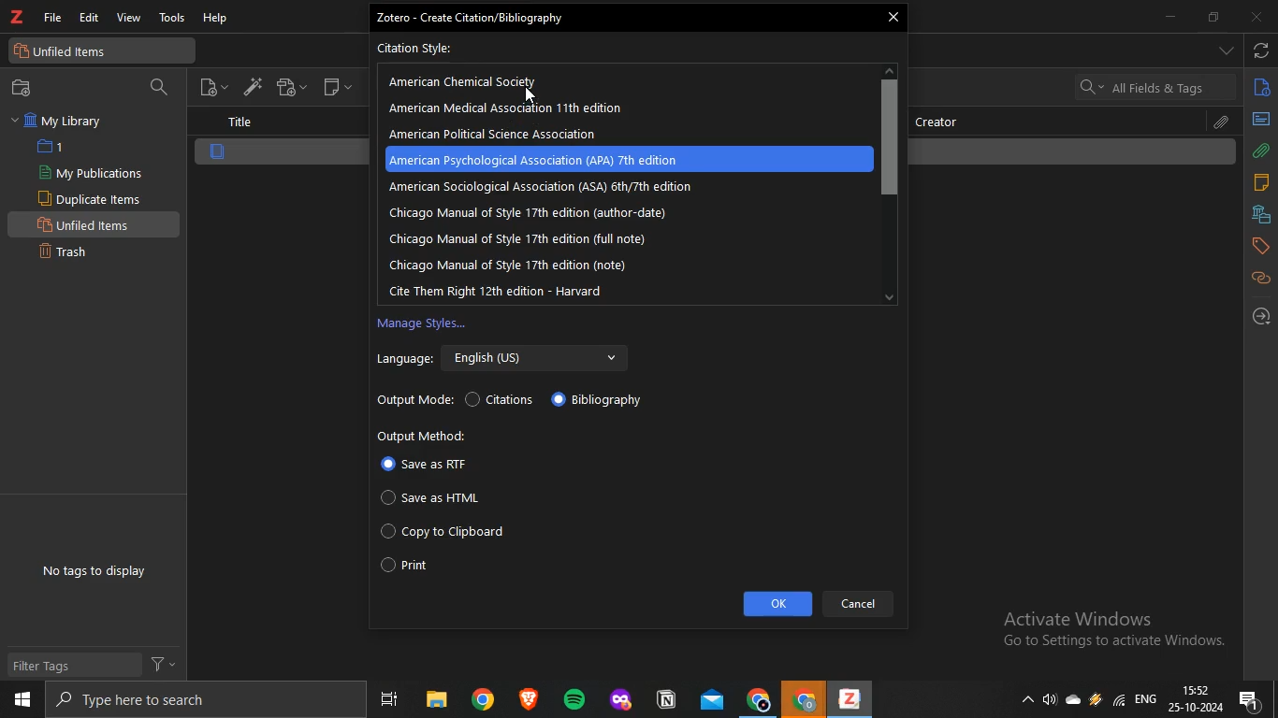  I want to click on locate, so click(1260, 316).